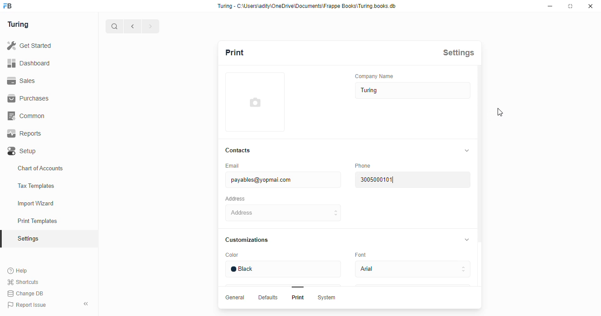  Describe the element at coordinates (26, 294) in the screenshot. I see `Change DB` at that location.